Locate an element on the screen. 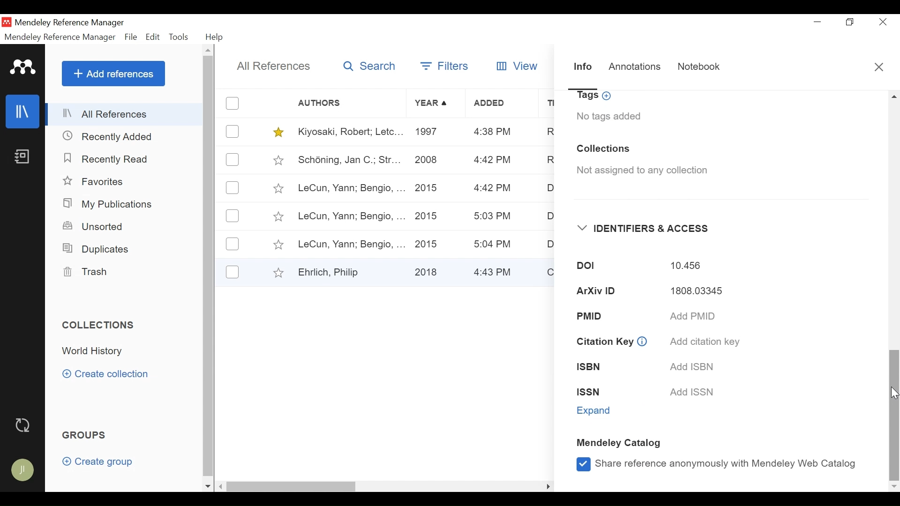  Mendeley Reference Manager is located at coordinates (61, 37).